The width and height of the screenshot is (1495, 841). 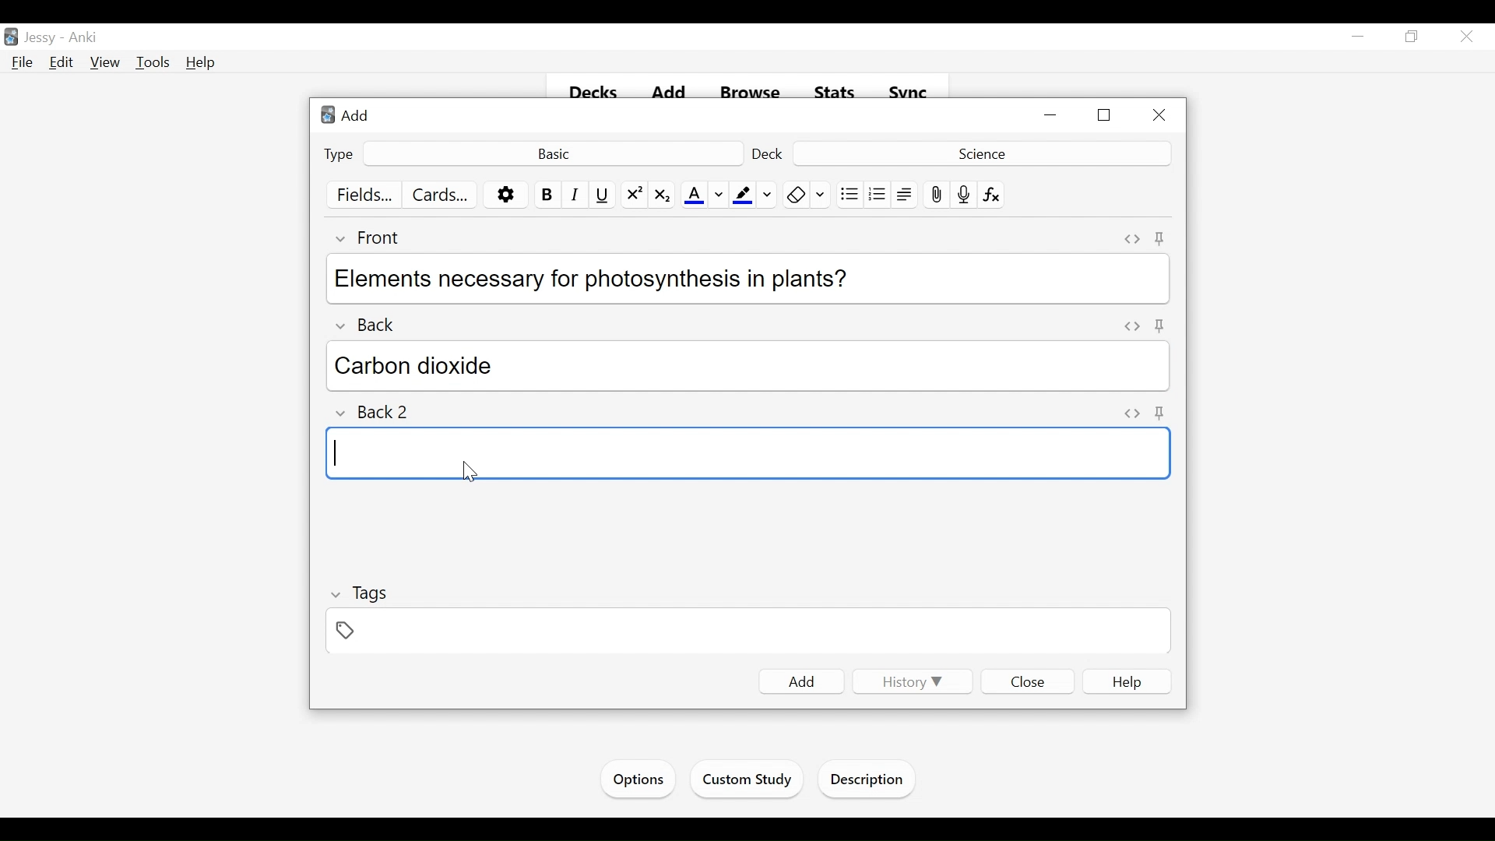 I want to click on History, so click(x=909, y=681).